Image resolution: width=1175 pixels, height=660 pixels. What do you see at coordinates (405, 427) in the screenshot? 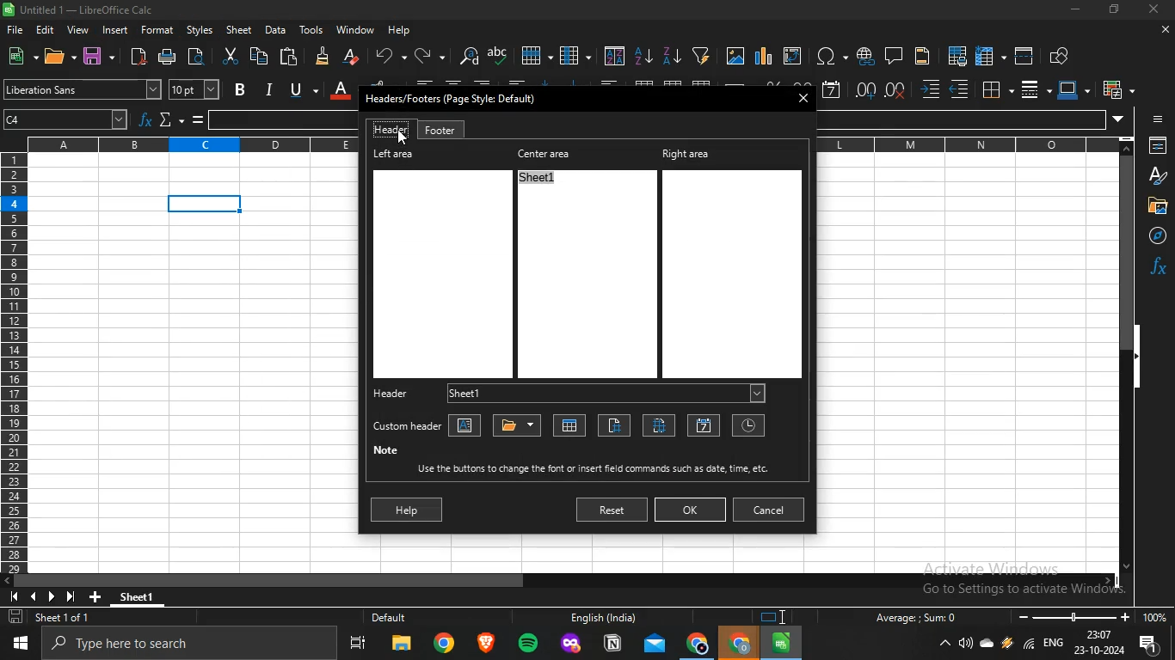
I see `custom header` at bounding box center [405, 427].